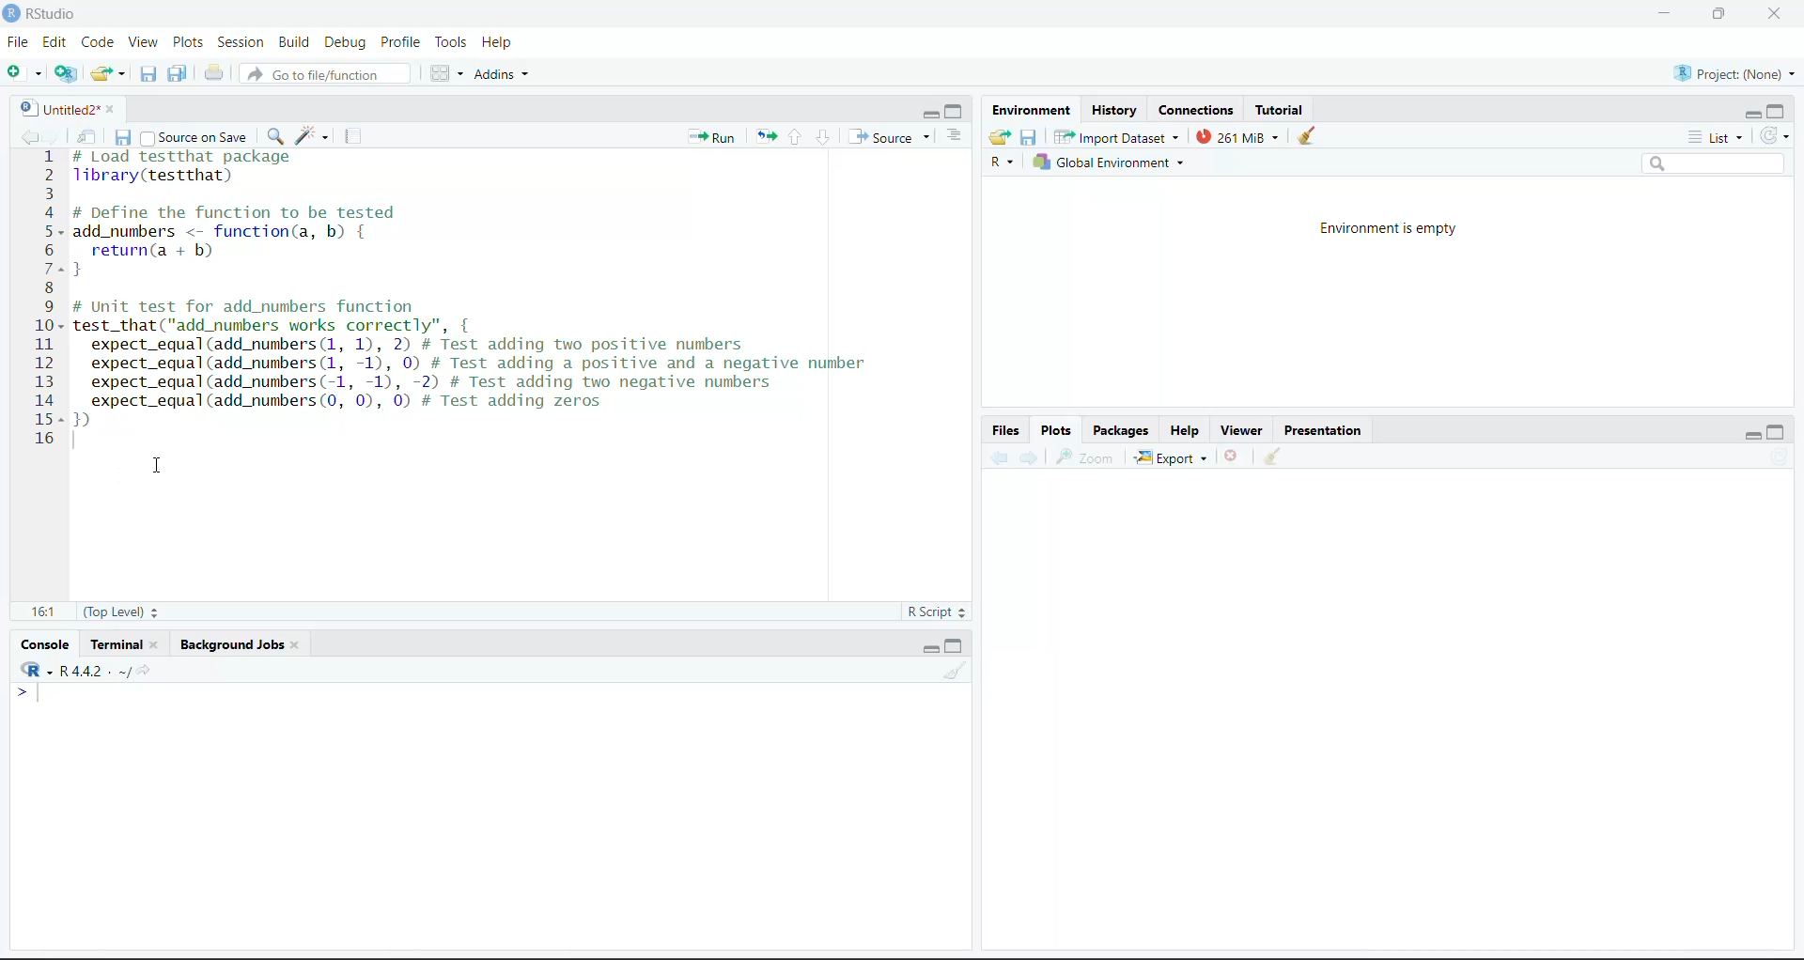 The image size is (1804, 960). I want to click on Workspace panes, so click(447, 74).